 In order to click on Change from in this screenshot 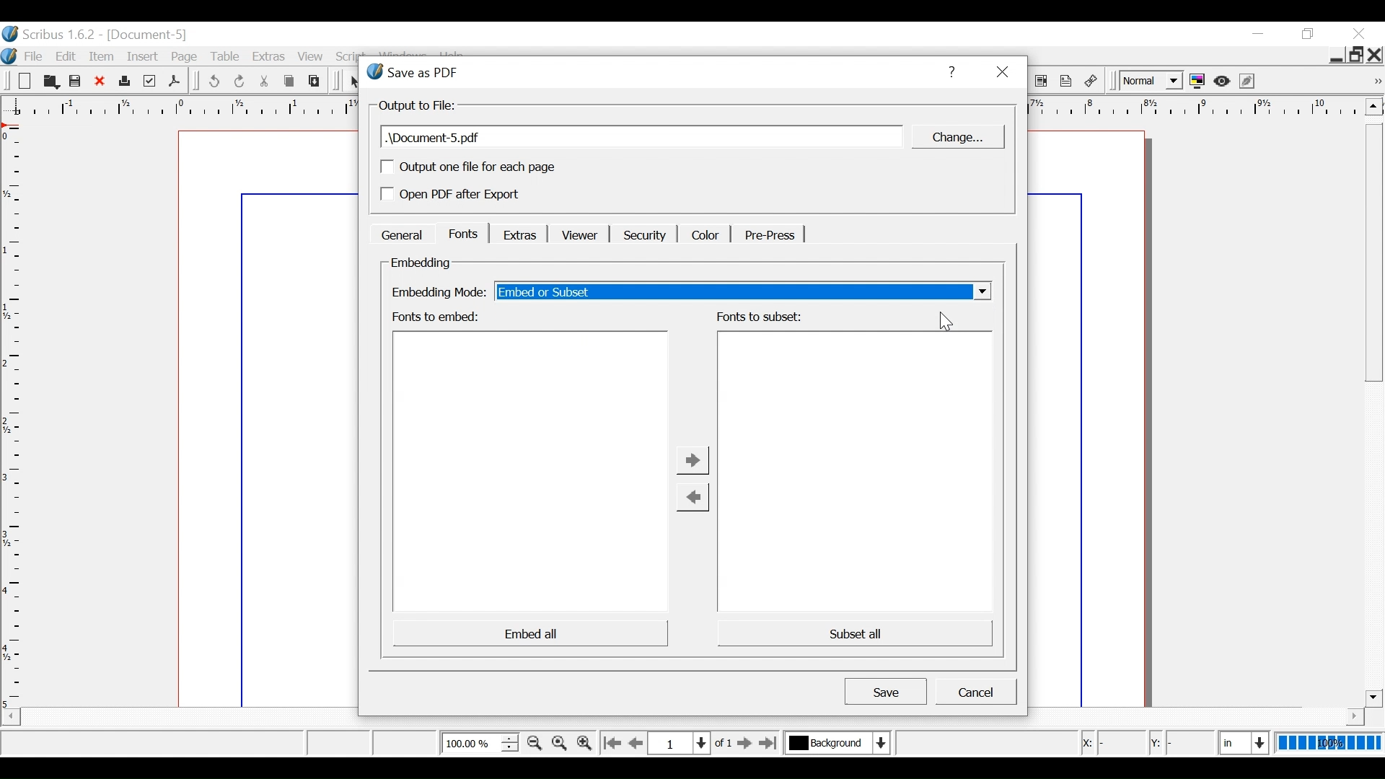, I will do `click(692, 497)`.